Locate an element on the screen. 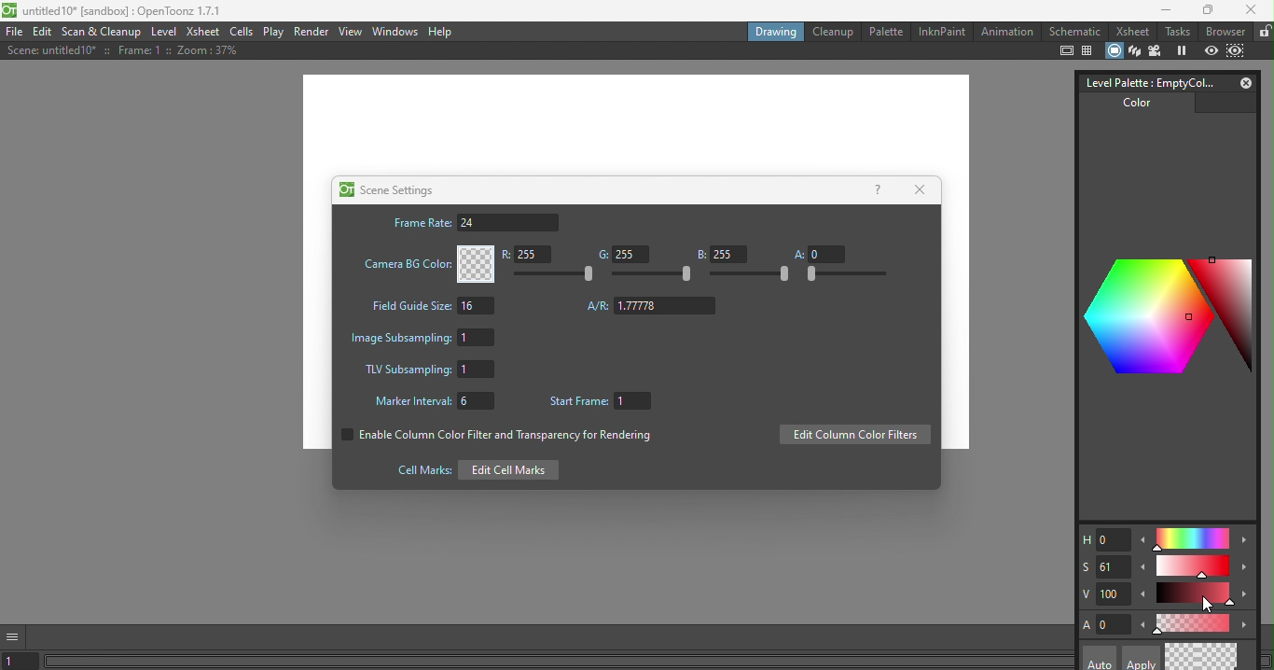  B is located at coordinates (721, 254).